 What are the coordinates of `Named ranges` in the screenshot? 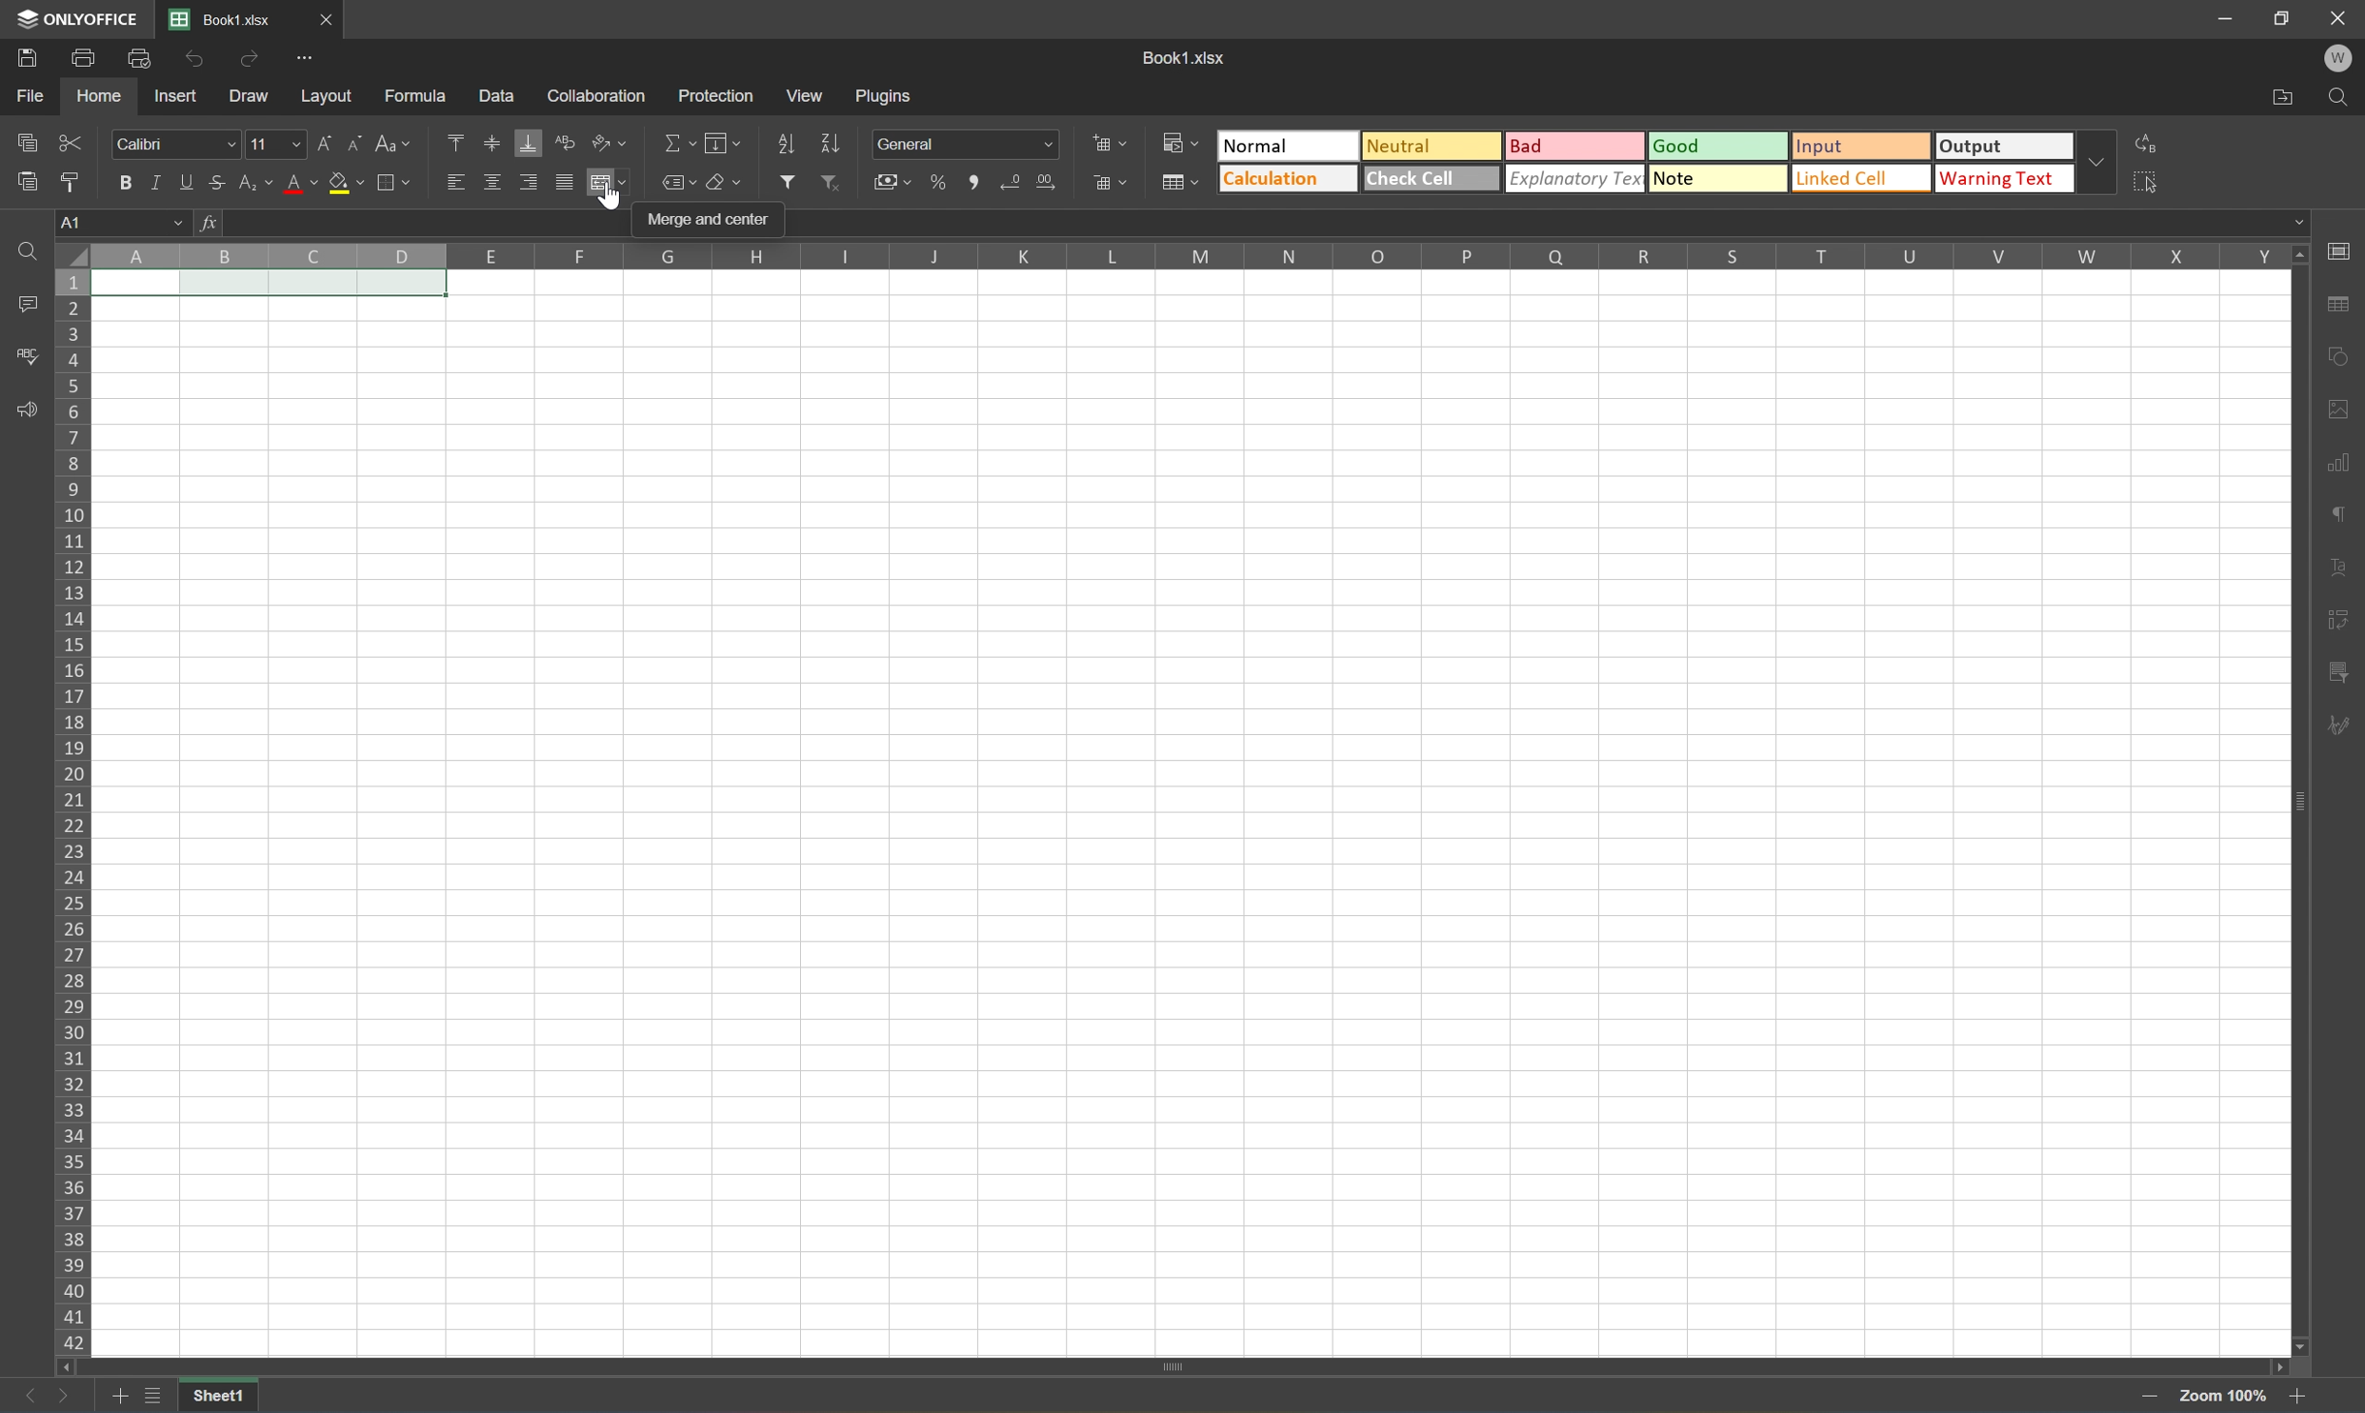 It's located at (676, 181).